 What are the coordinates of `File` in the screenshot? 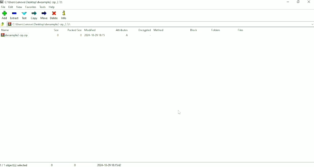 It's located at (3, 7).